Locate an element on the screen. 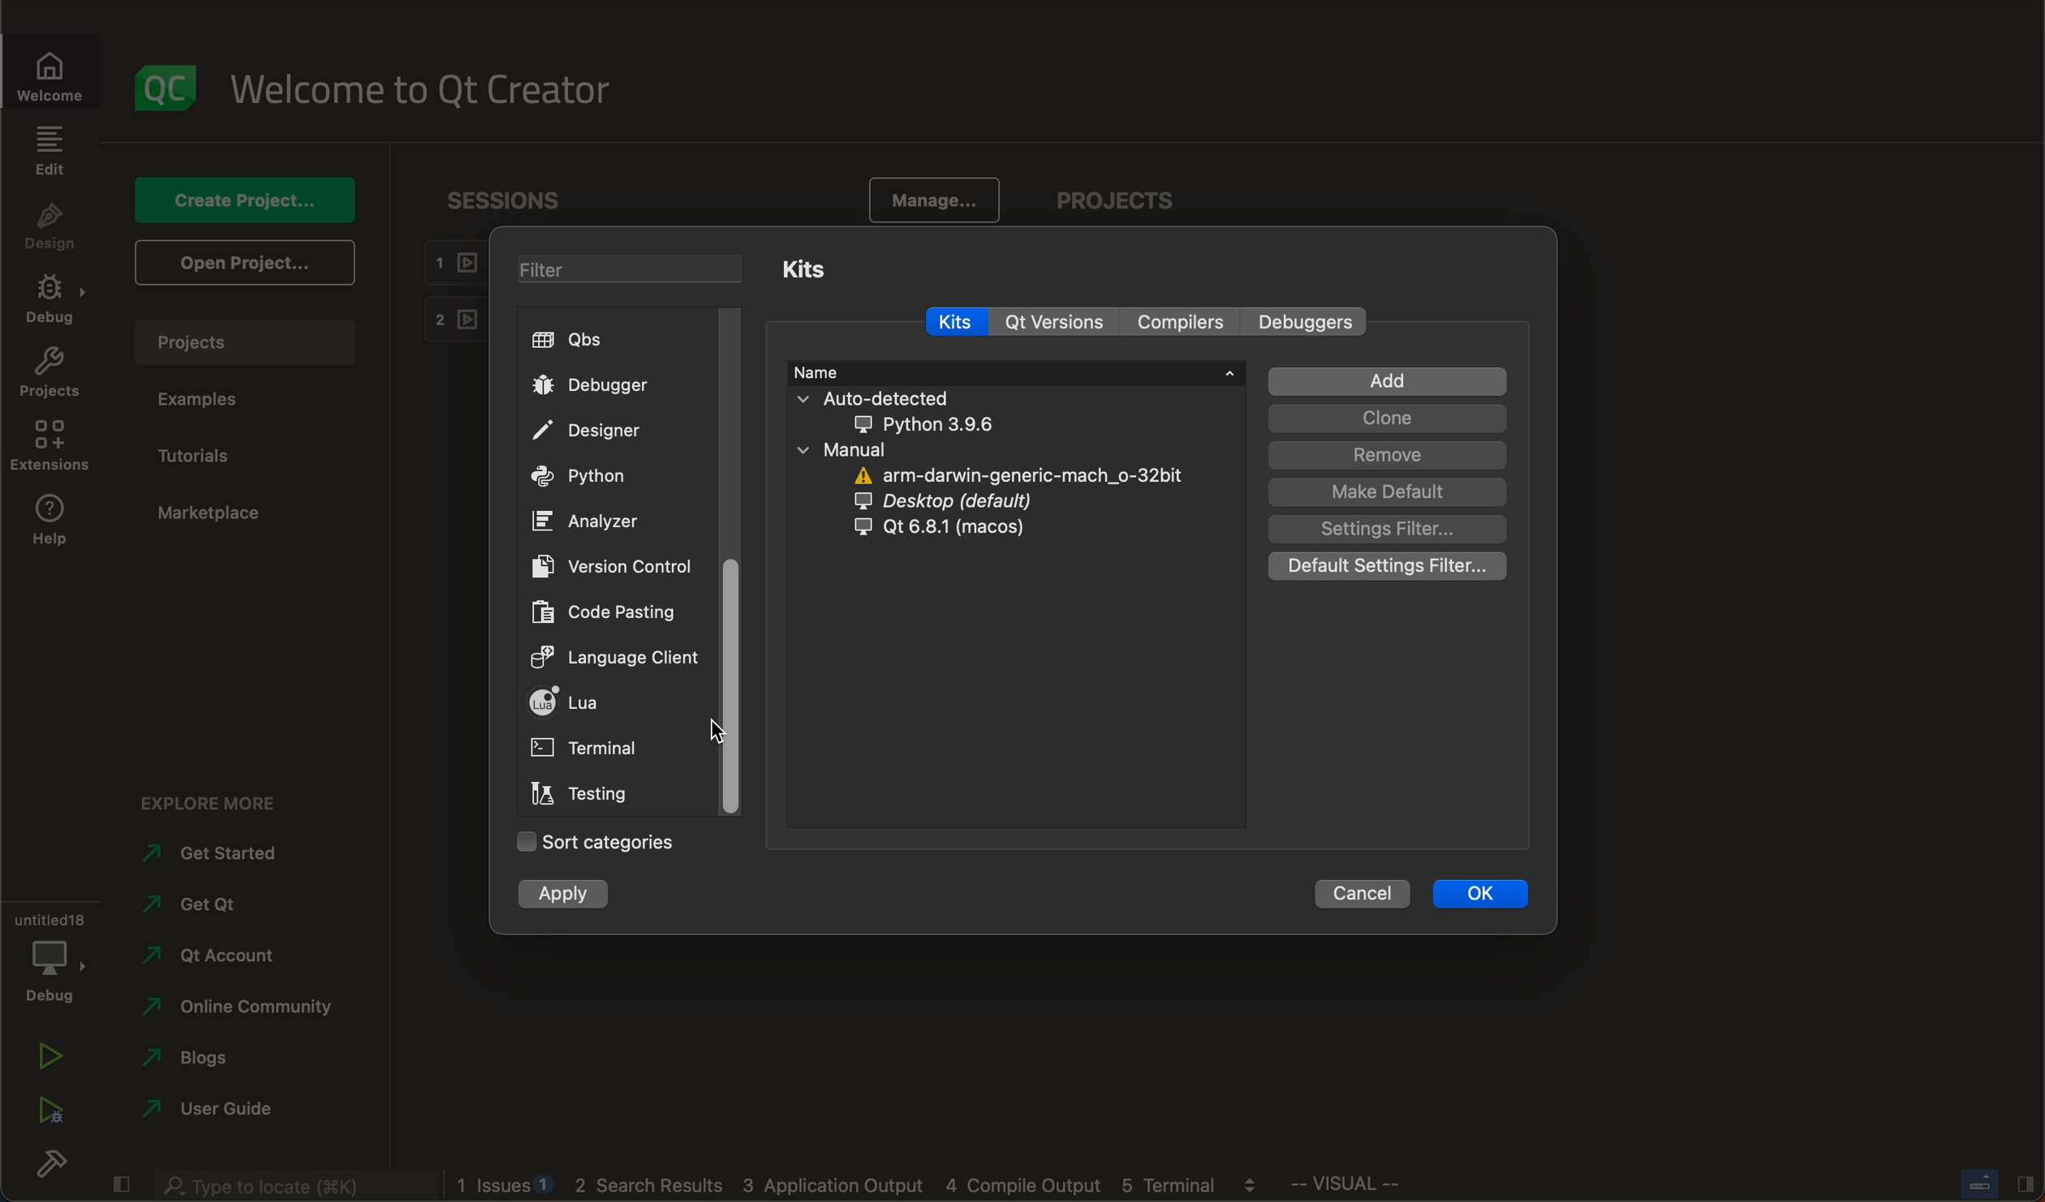 The height and width of the screenshot is (1202, 2045). tutorials is located at coordinates (213, 453).